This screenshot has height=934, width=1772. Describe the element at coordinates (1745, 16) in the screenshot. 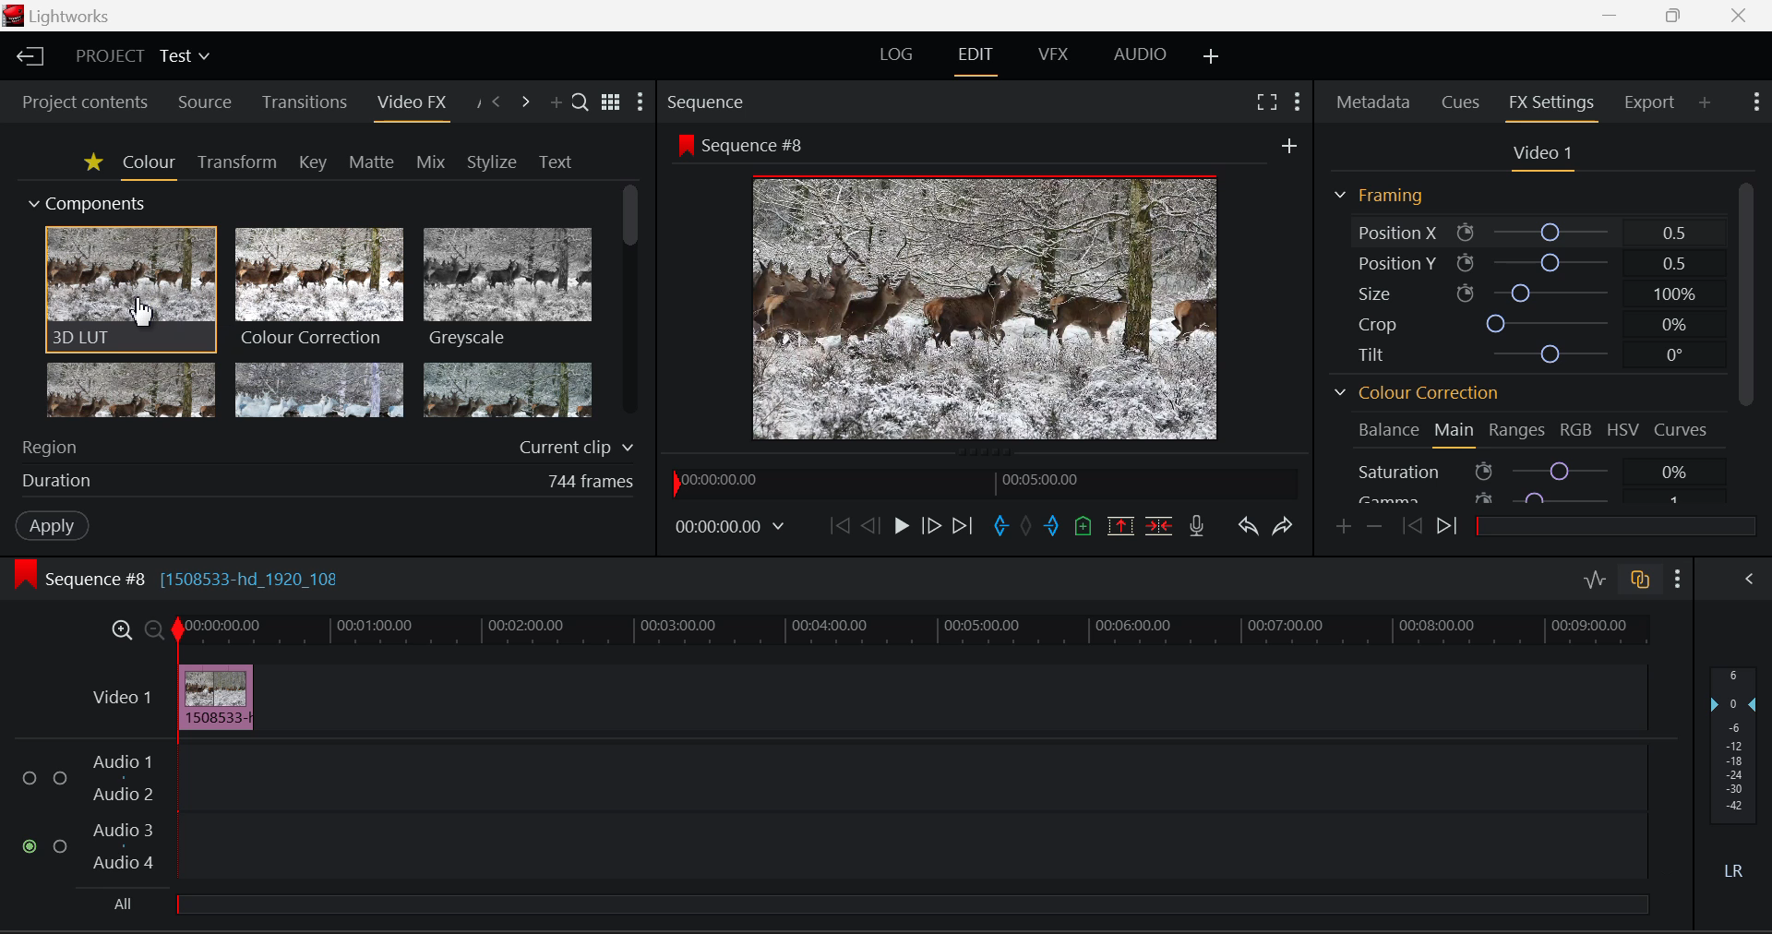

I see `Close` at that location.